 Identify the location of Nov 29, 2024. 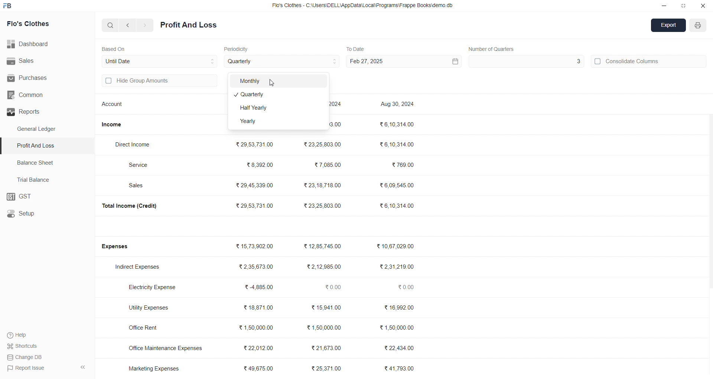
(341, 105).